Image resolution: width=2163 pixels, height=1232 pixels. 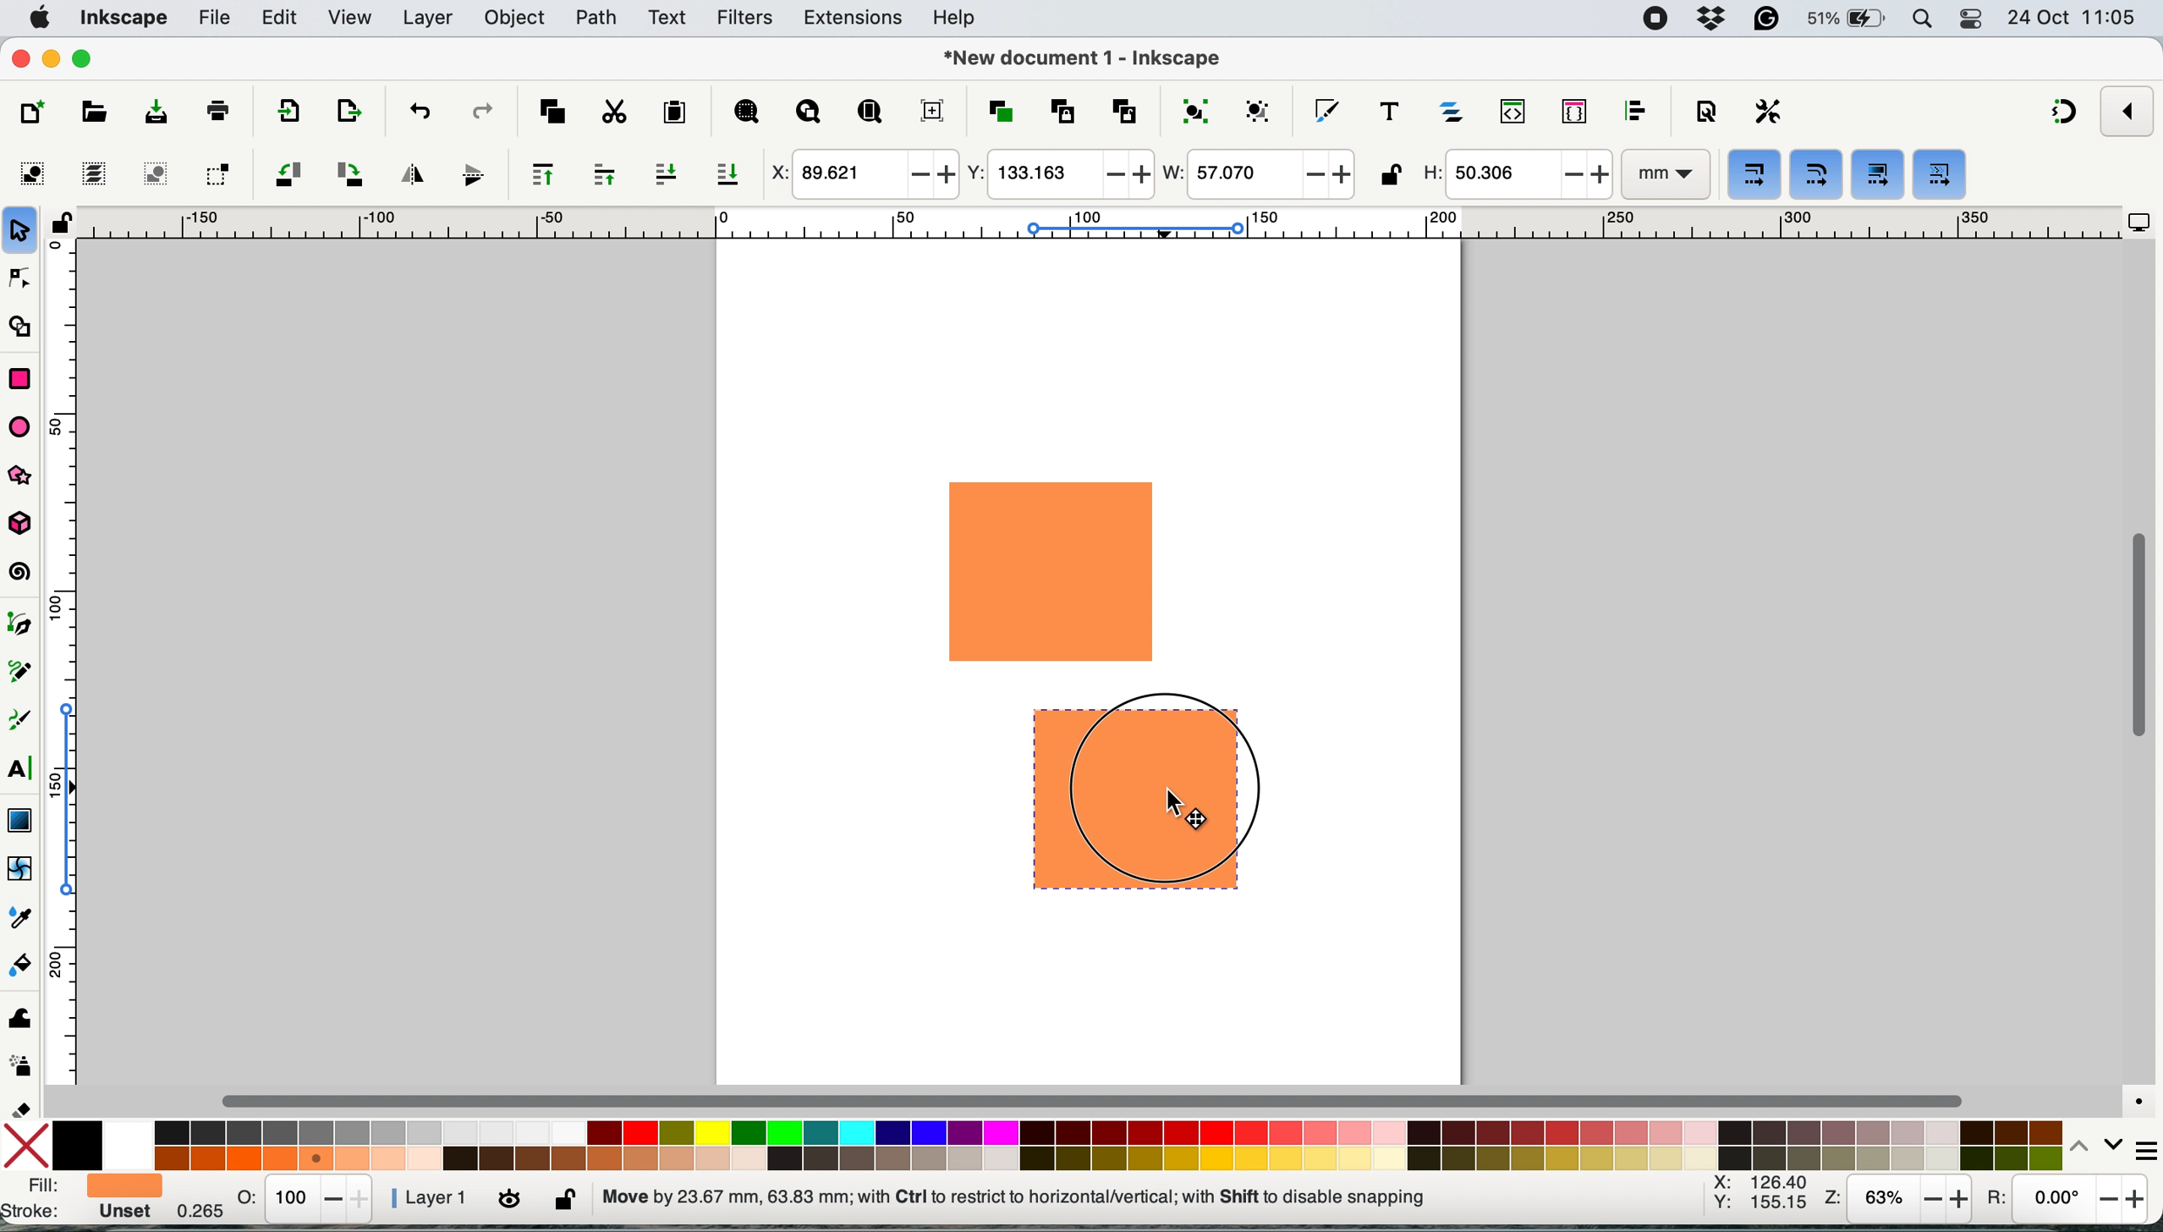 I want to click on text tool, so click(x=21, y=769).